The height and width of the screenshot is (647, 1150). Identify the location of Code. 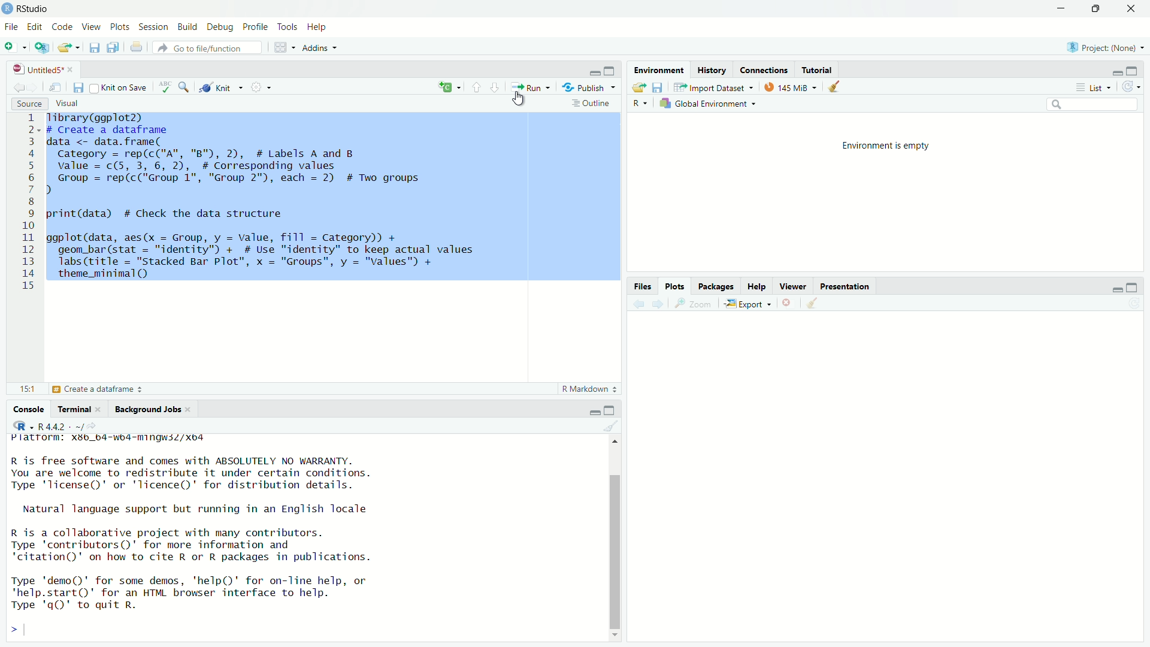
(63, 26).